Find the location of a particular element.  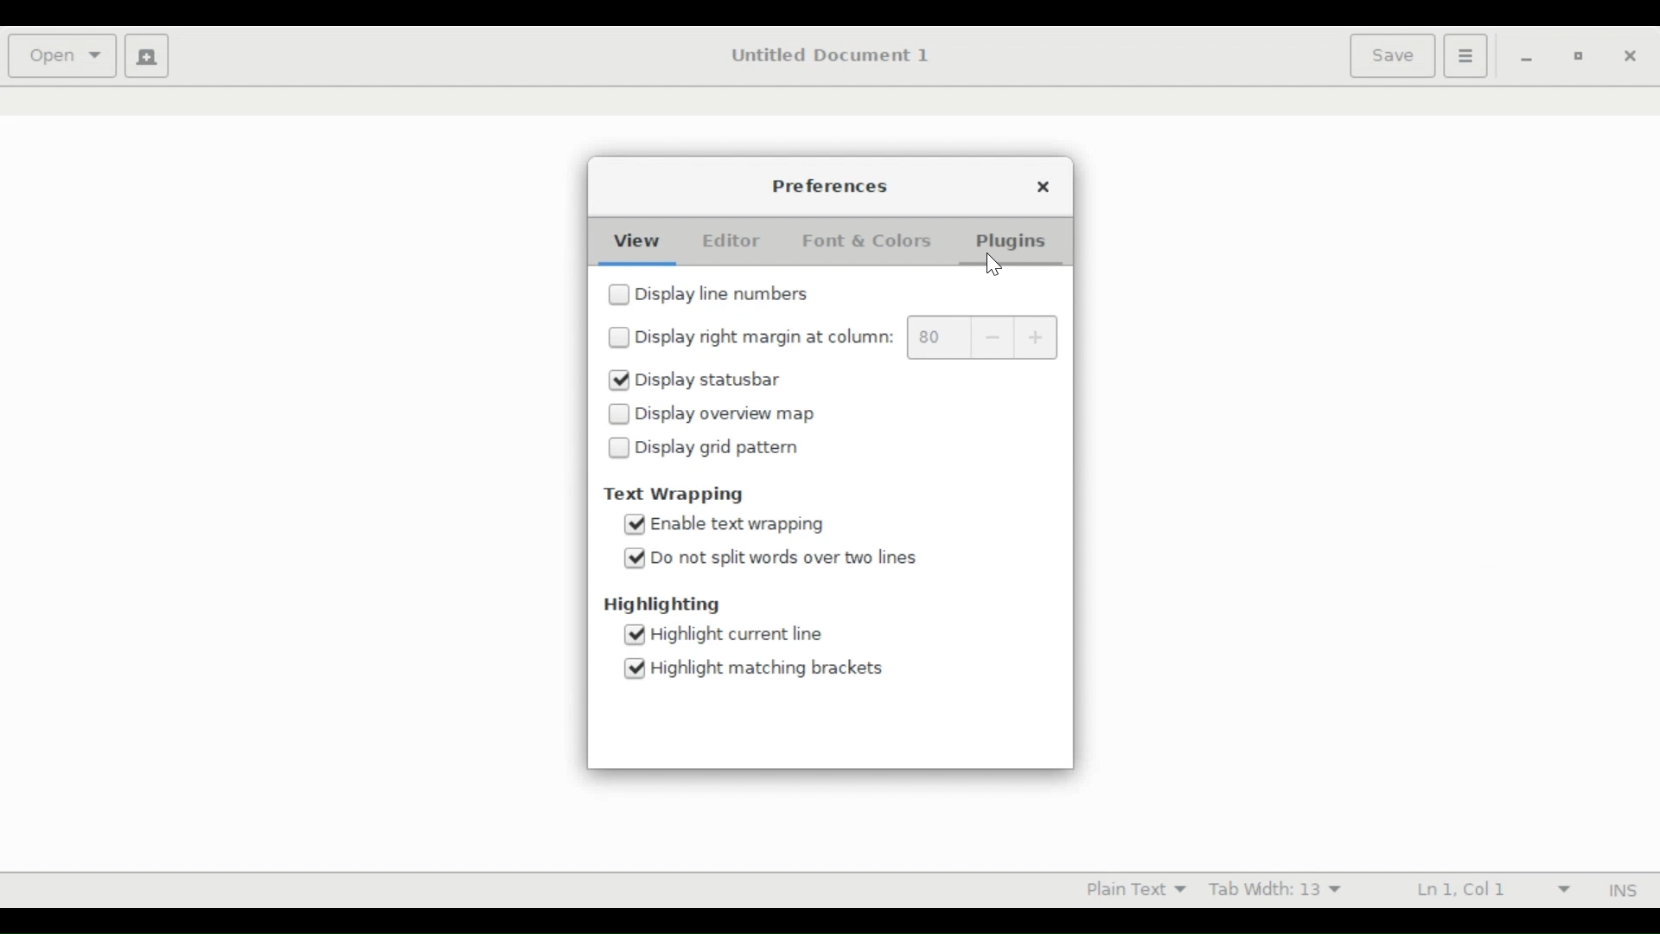

INS is located at coordinates (1619, 890).